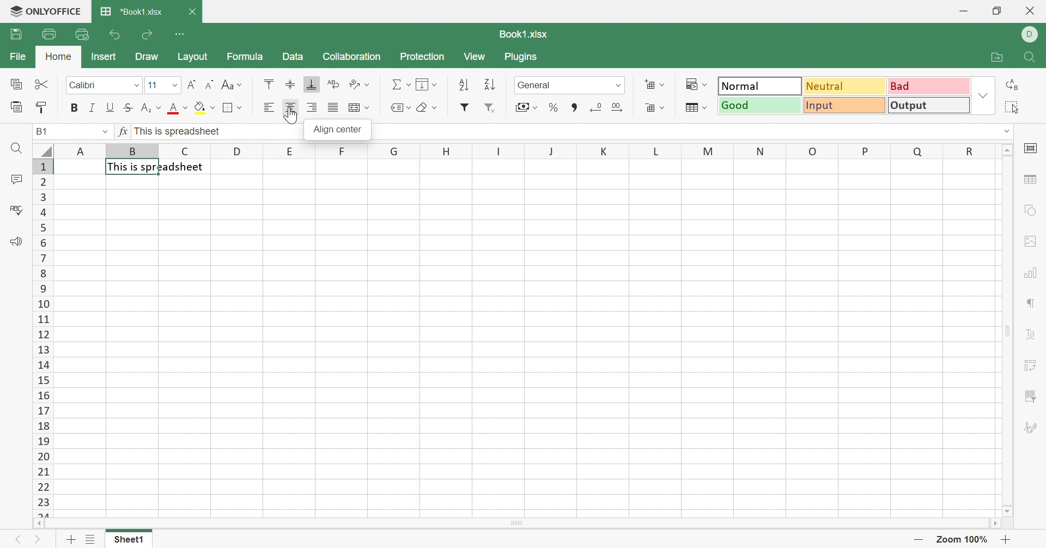  I want to click on Slicer settings, so click(1031, 396).